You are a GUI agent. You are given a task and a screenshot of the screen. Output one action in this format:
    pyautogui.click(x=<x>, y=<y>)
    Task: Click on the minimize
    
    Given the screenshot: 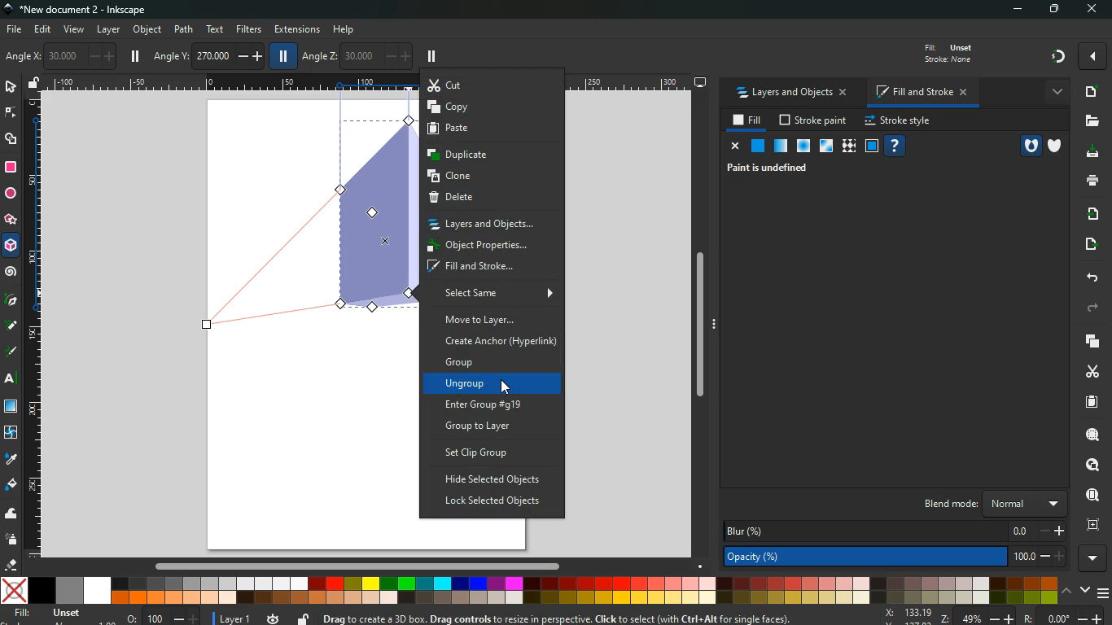 What is the action you would take?
    pyautogui.click(x=1022, y=10)
    